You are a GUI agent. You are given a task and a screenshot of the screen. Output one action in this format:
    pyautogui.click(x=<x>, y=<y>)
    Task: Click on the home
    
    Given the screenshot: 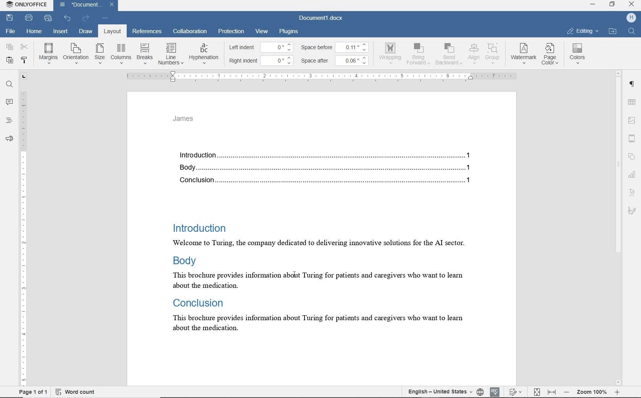 What is the action you would take?
    pyautogui.click(x=33, y=32)
    